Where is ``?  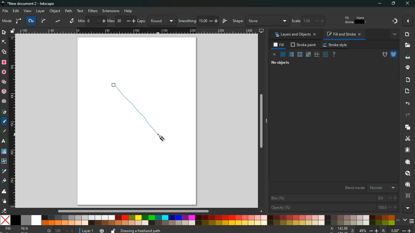
 is located at coordinates (406, 22).